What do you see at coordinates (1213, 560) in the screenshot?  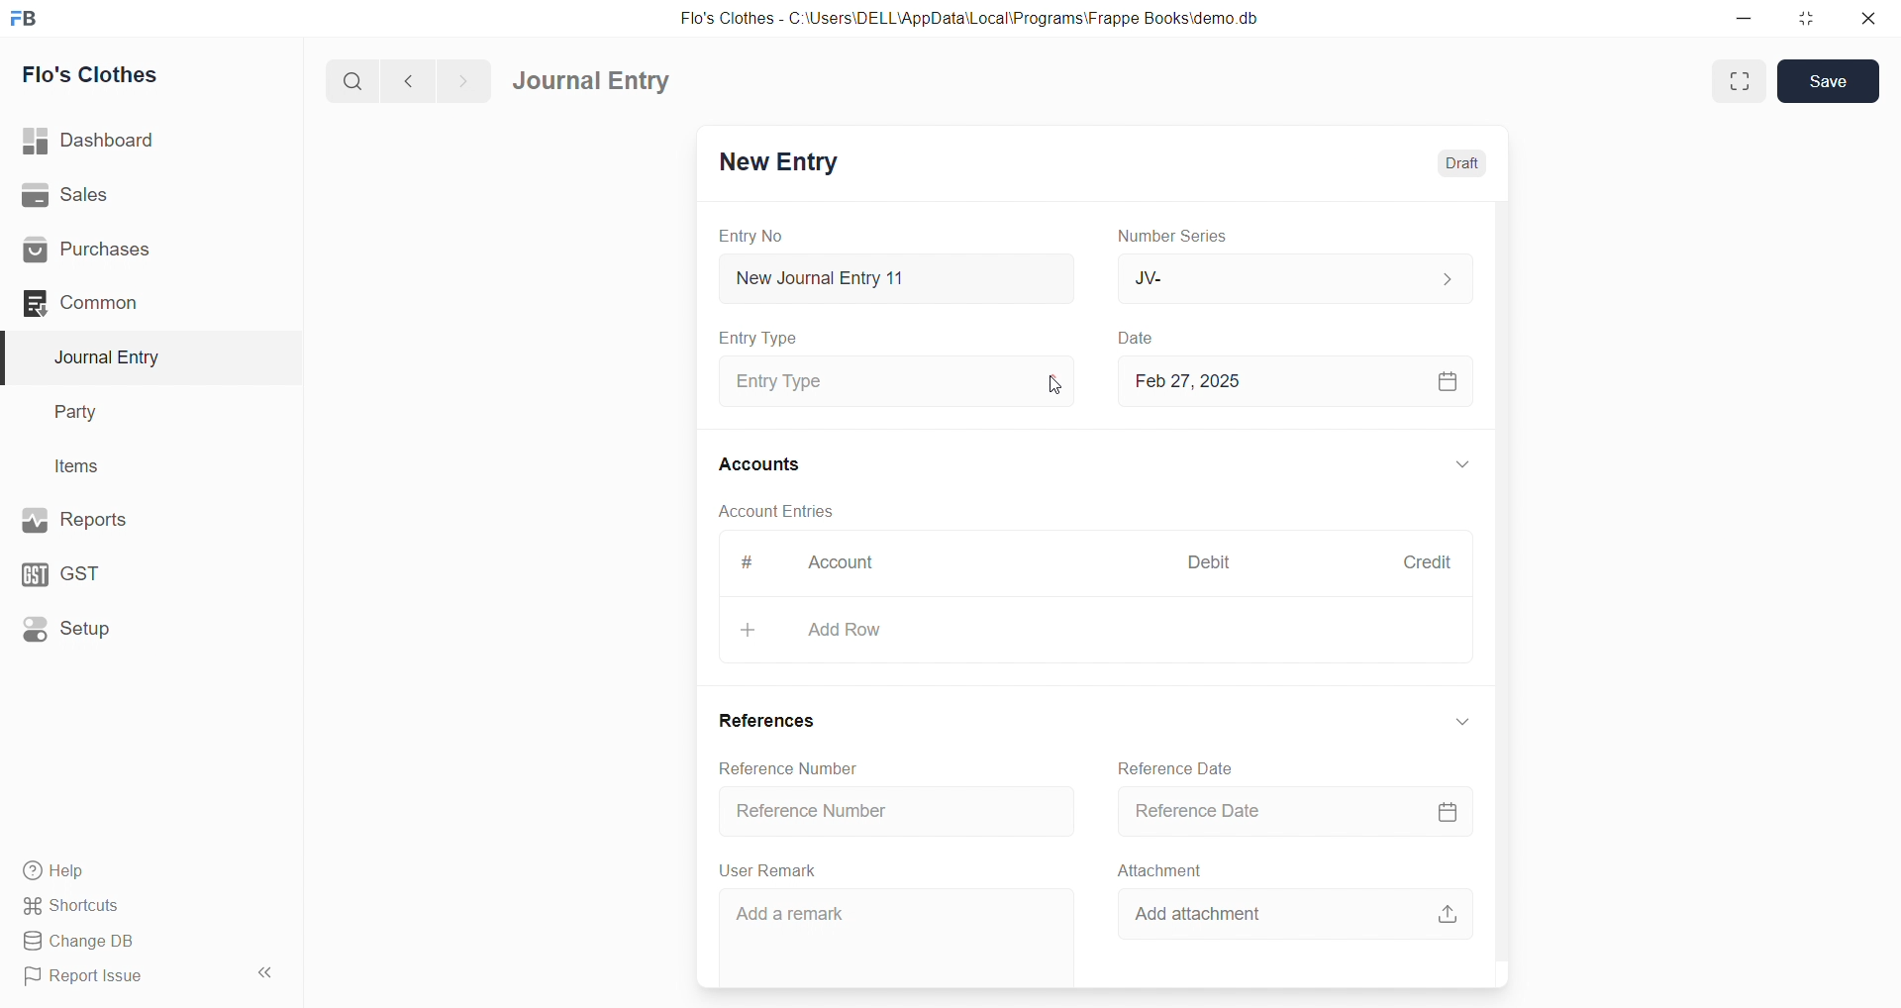 I see `Debit` at bounding box center [1213, 560].